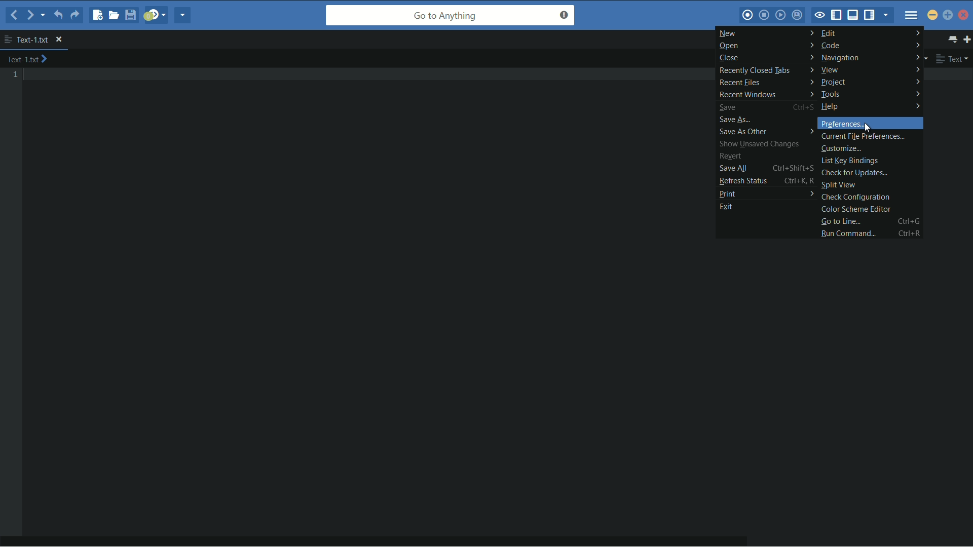 The width and height of the screenshot is (973, 547). I want to click on recent location, so click(42, 17).